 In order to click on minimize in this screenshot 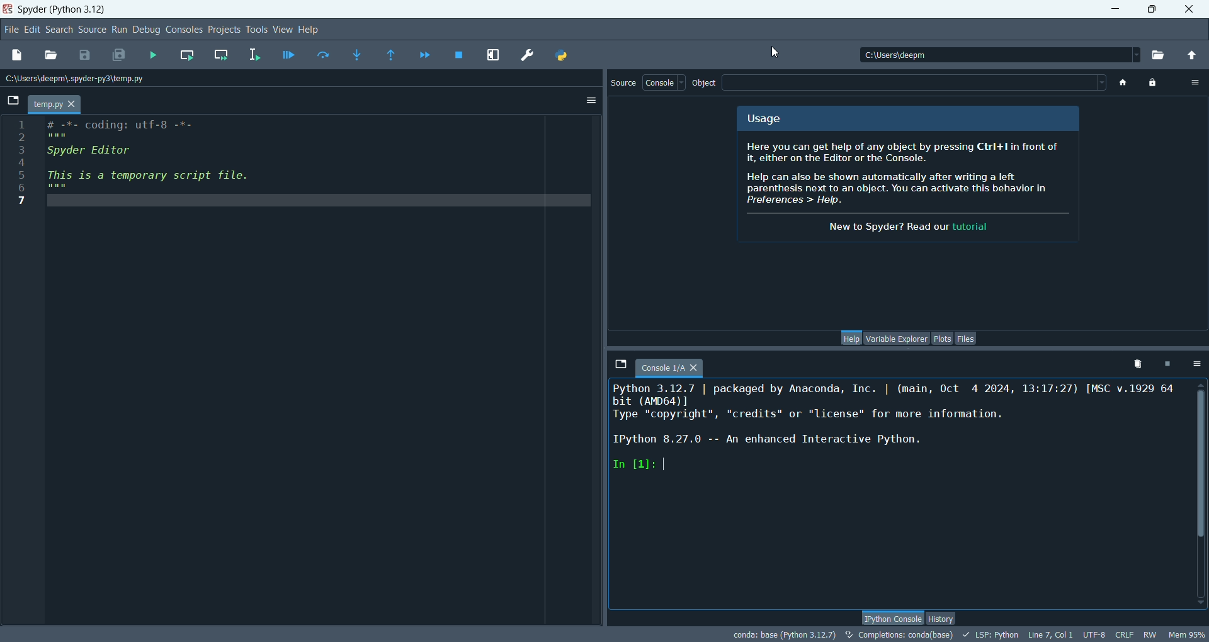, I will do `click(1119, 8)`.